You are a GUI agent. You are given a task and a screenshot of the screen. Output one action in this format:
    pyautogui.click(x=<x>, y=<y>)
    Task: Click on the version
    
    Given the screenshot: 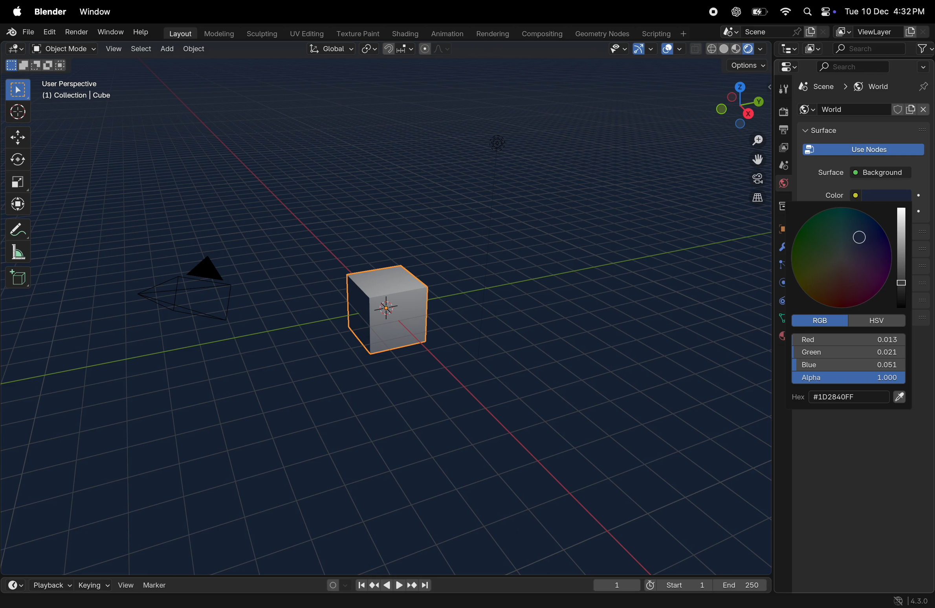 What is the action you would take?
    pyautogui.click(x=915, y=601)
    